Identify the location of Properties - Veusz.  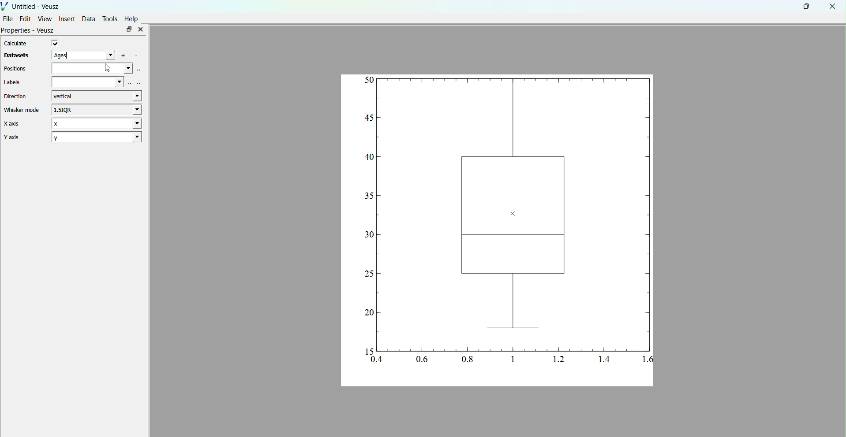
(29, 31).